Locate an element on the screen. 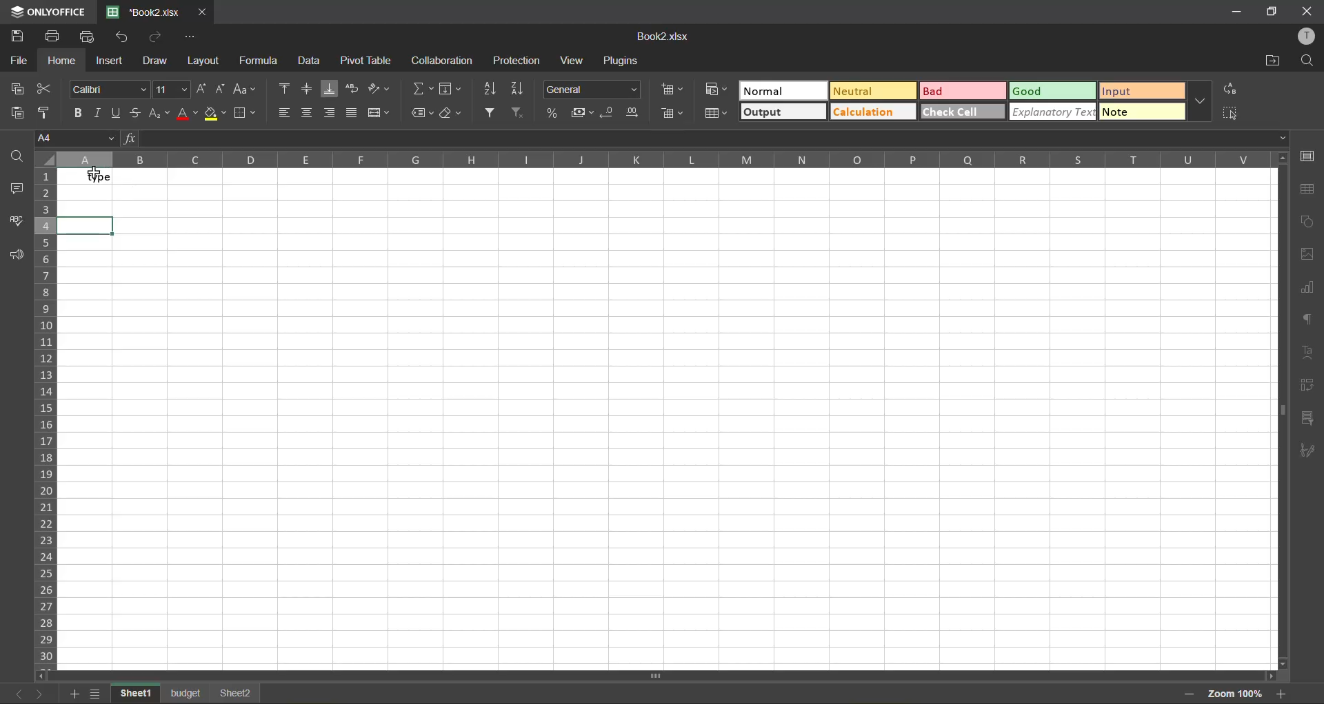 Image resolution: width=1324 pixels, height=704 pixels. move left is located at coordinates (47, 674).